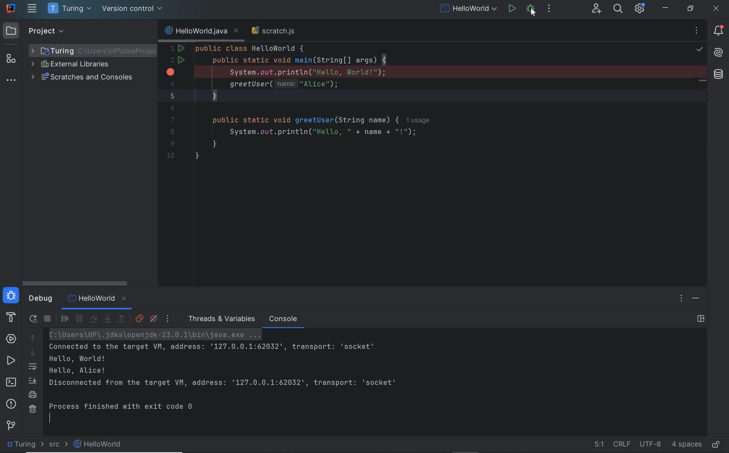  What do you see at coordinates (701, 49) in the screenshot?
I see `no problems highlighted` at bounding box center [701, 49].